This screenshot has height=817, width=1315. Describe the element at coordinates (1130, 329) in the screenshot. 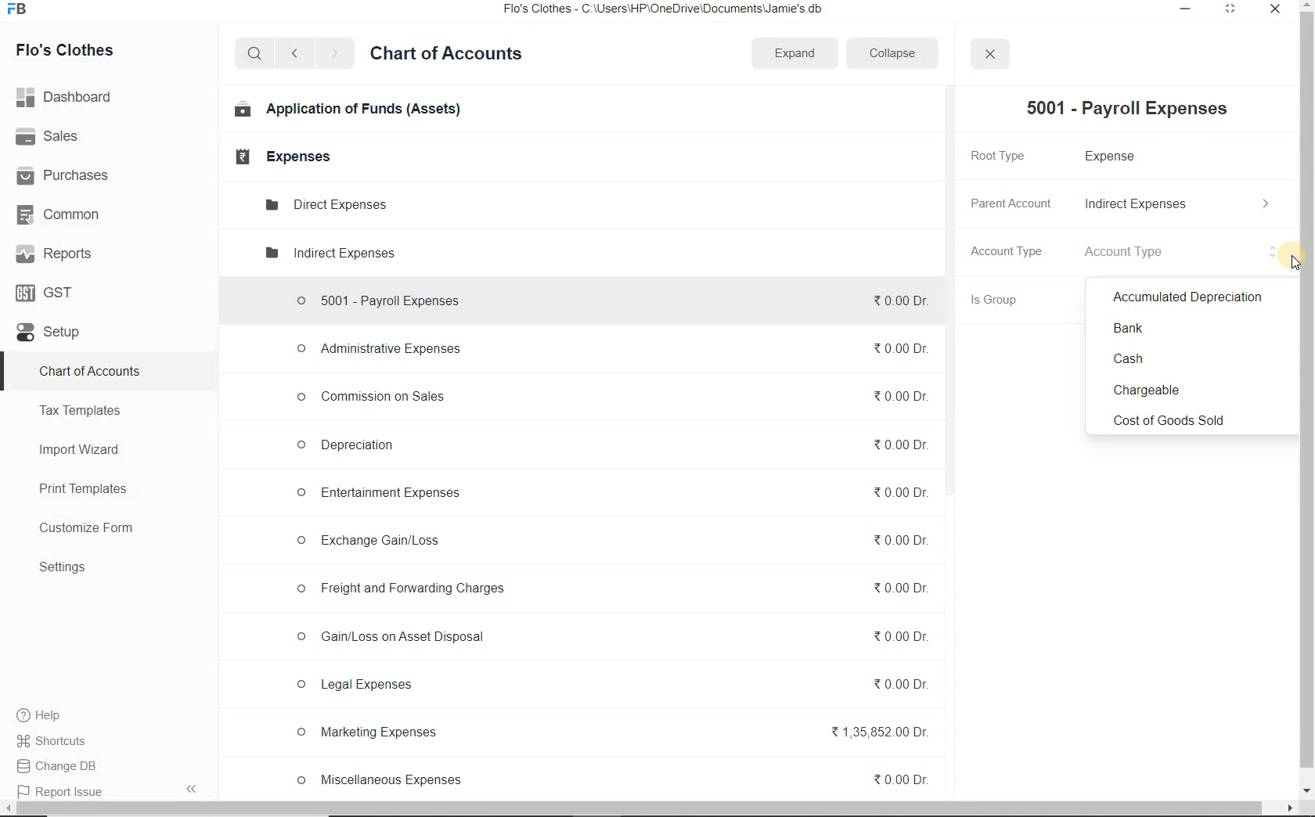

I see `Bank` at that location.